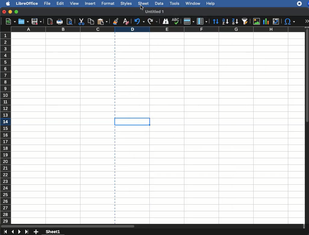 The height and width of the screenshot is (235, 309). What do you see at coordinates (5, 232) in the screenshot?
I see `last sheet` at bounding box center [5, 232].